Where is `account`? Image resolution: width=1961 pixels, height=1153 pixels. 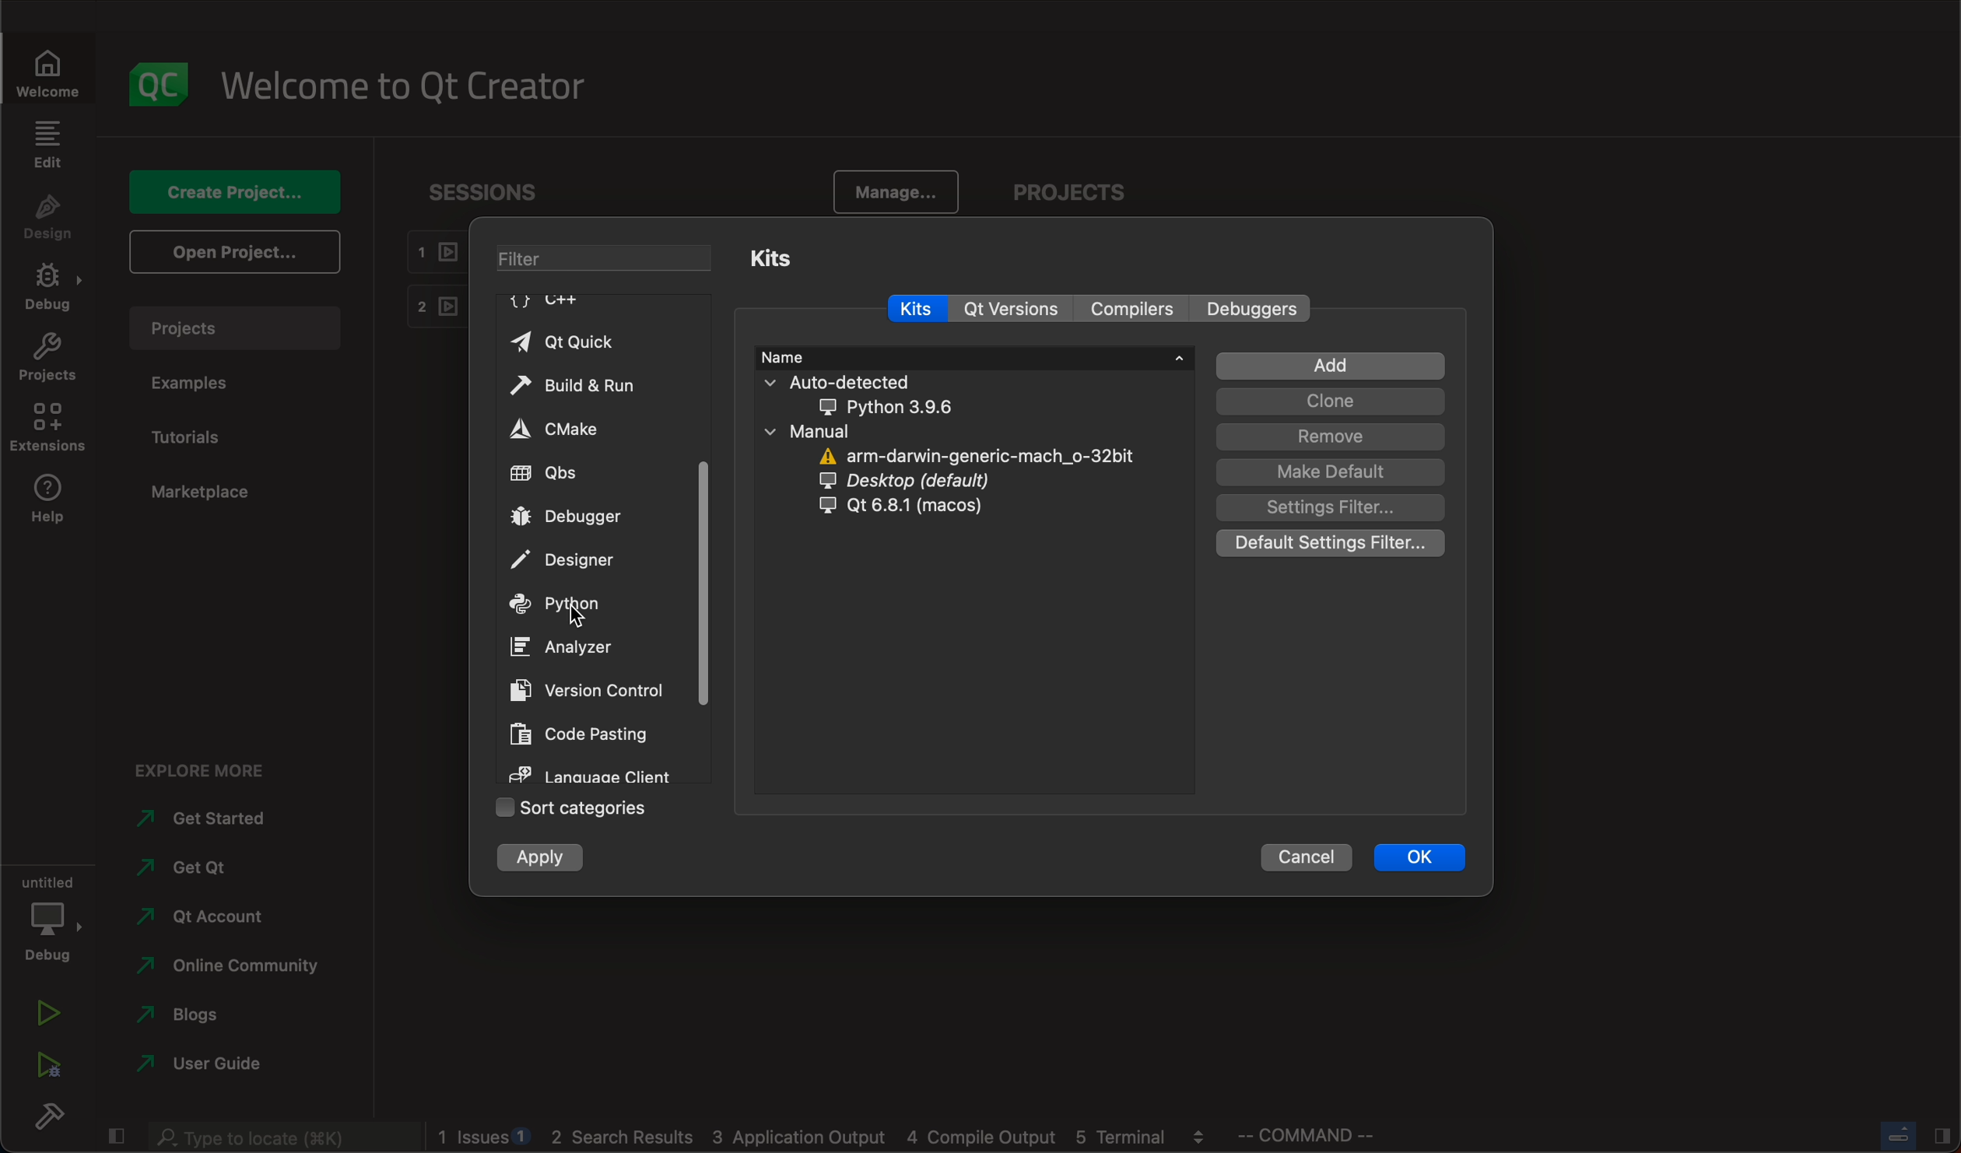 account is located at coordinates (207, 918).